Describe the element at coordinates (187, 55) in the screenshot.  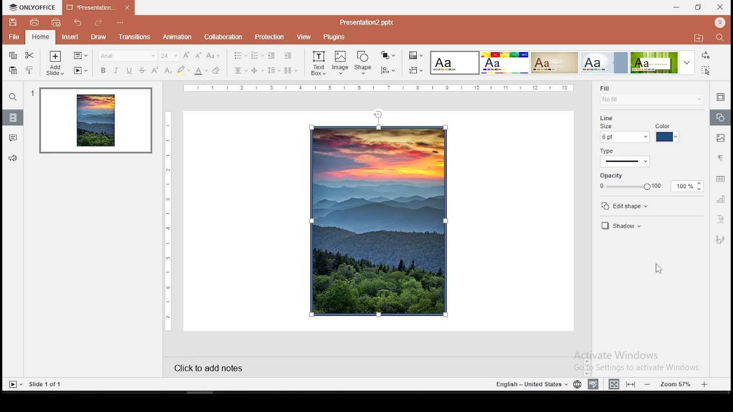
I see `increase font size` at that location.